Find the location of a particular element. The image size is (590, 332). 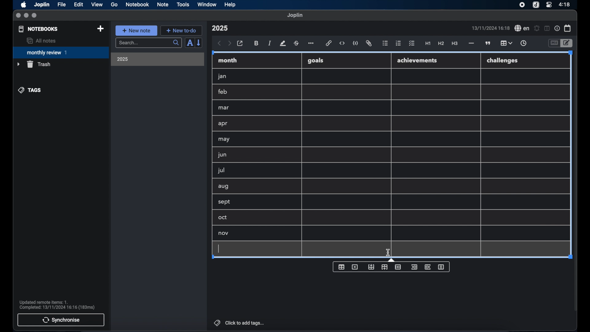

jan is located at coordinates (222, 77).